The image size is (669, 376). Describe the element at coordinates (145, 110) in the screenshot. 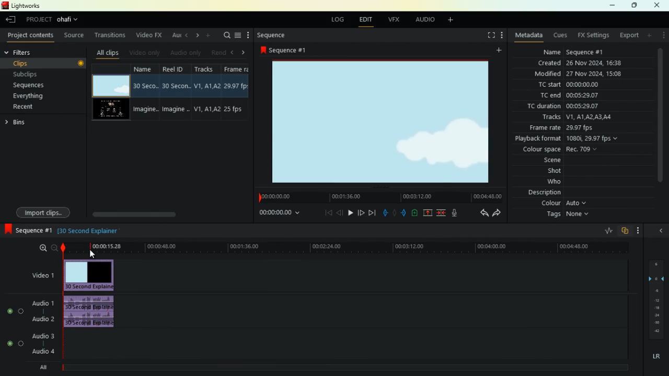

I see `imagine..` at that location.